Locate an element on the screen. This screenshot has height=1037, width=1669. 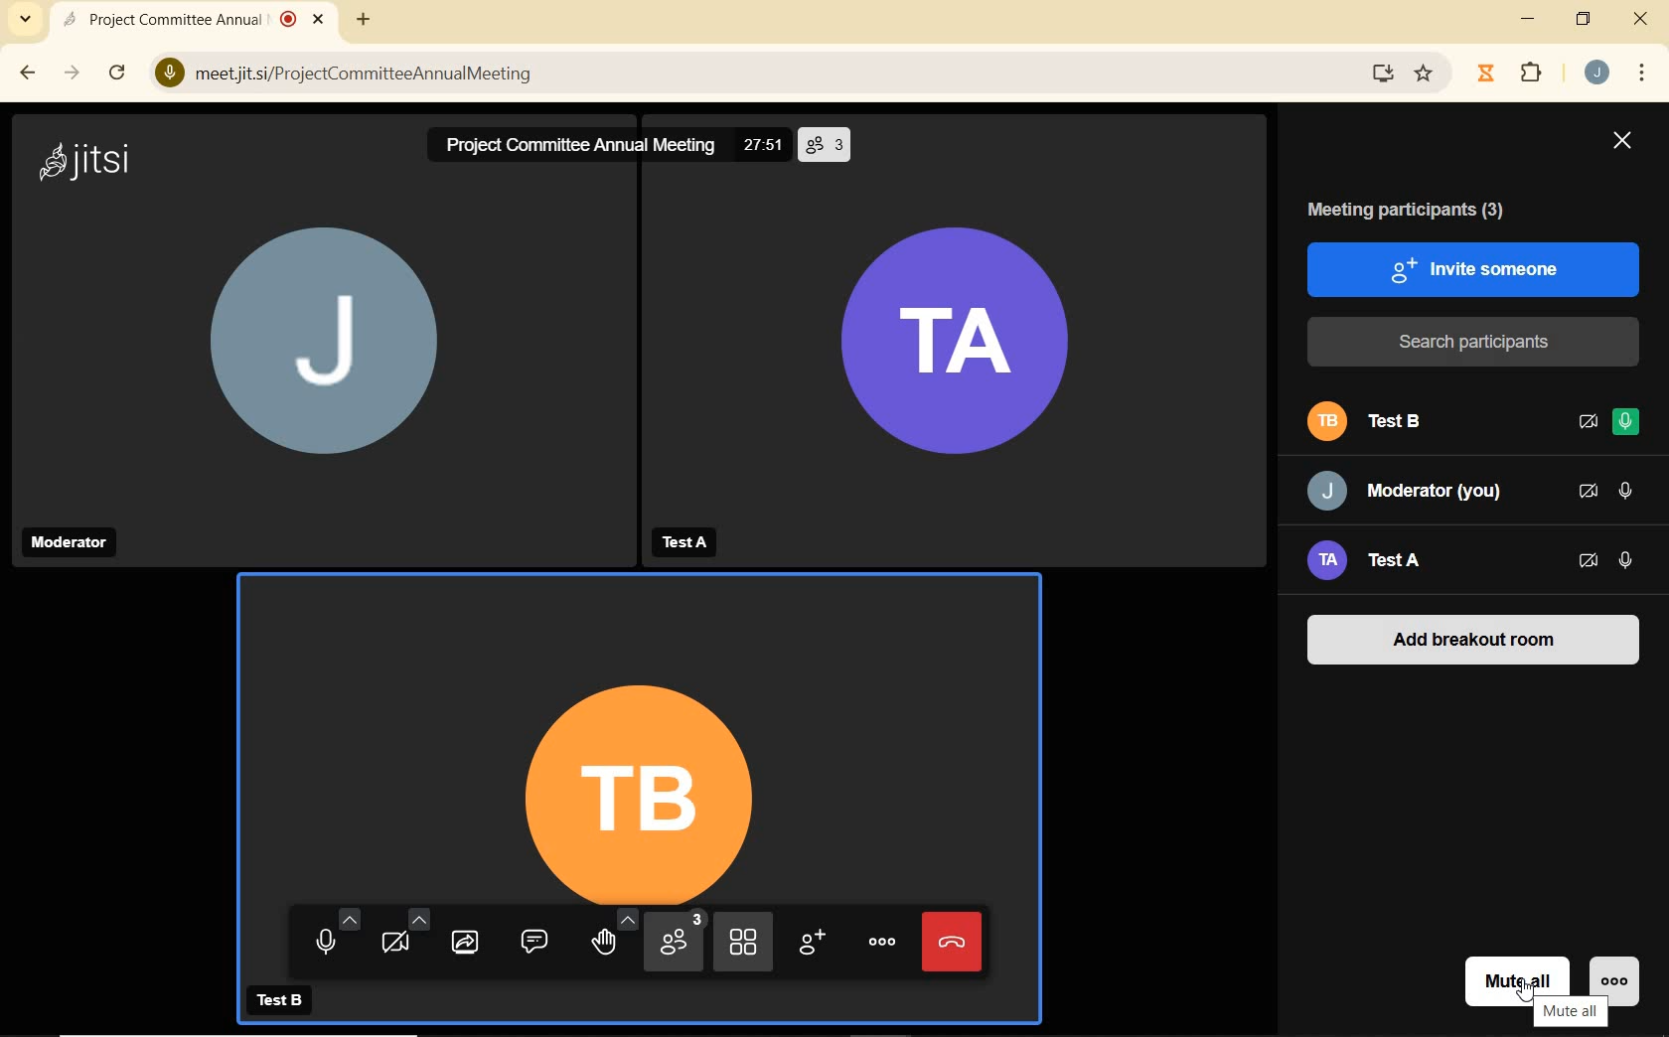
J is located at coordinates (341, 359).